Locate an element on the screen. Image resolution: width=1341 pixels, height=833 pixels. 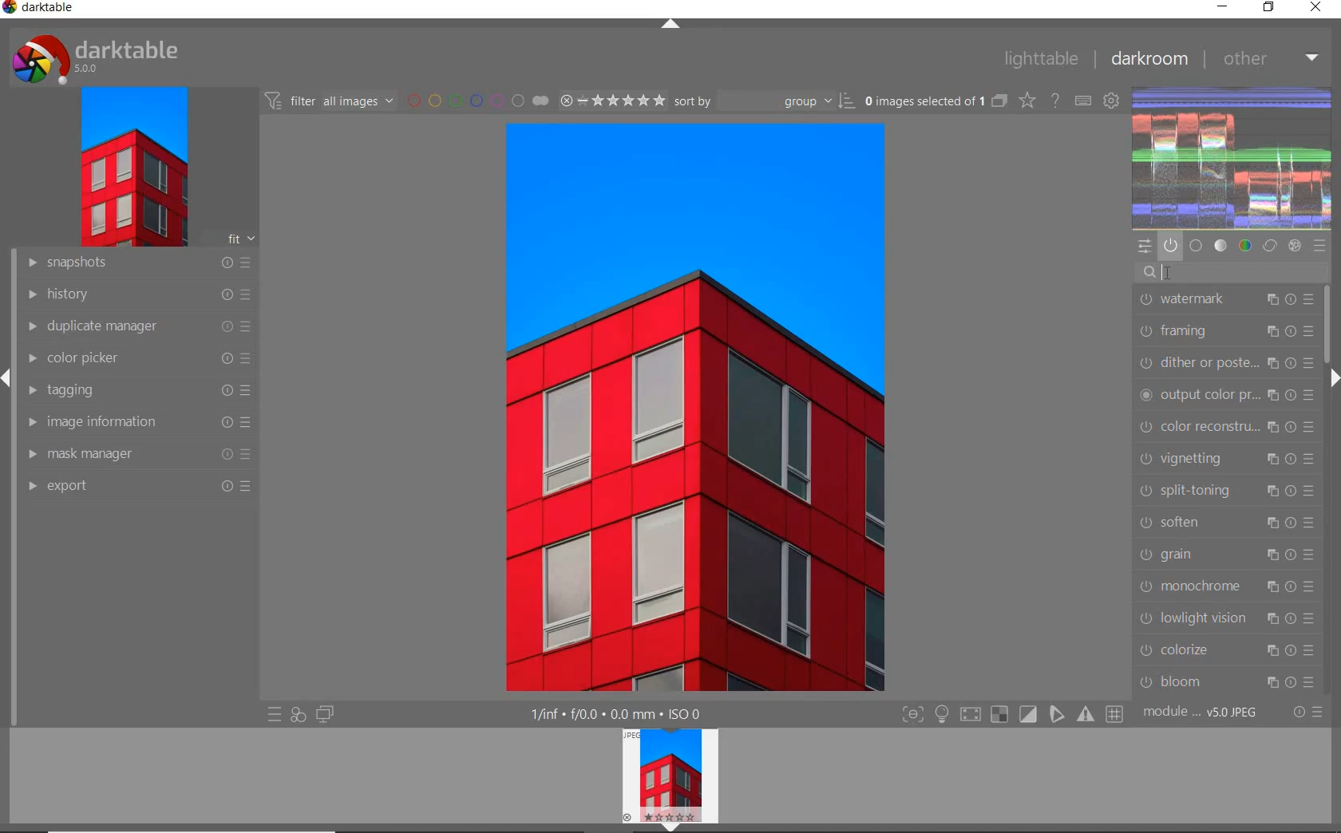
CURSOR POSITION is located at coordinates (1177, 270).